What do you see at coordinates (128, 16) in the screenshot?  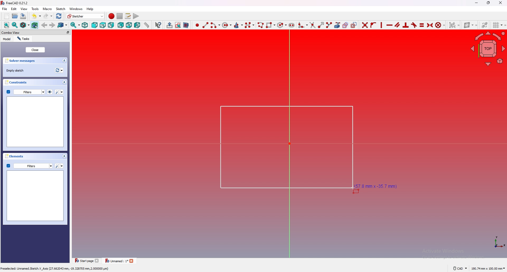 I see `macros` at bounding box center [128, 16].